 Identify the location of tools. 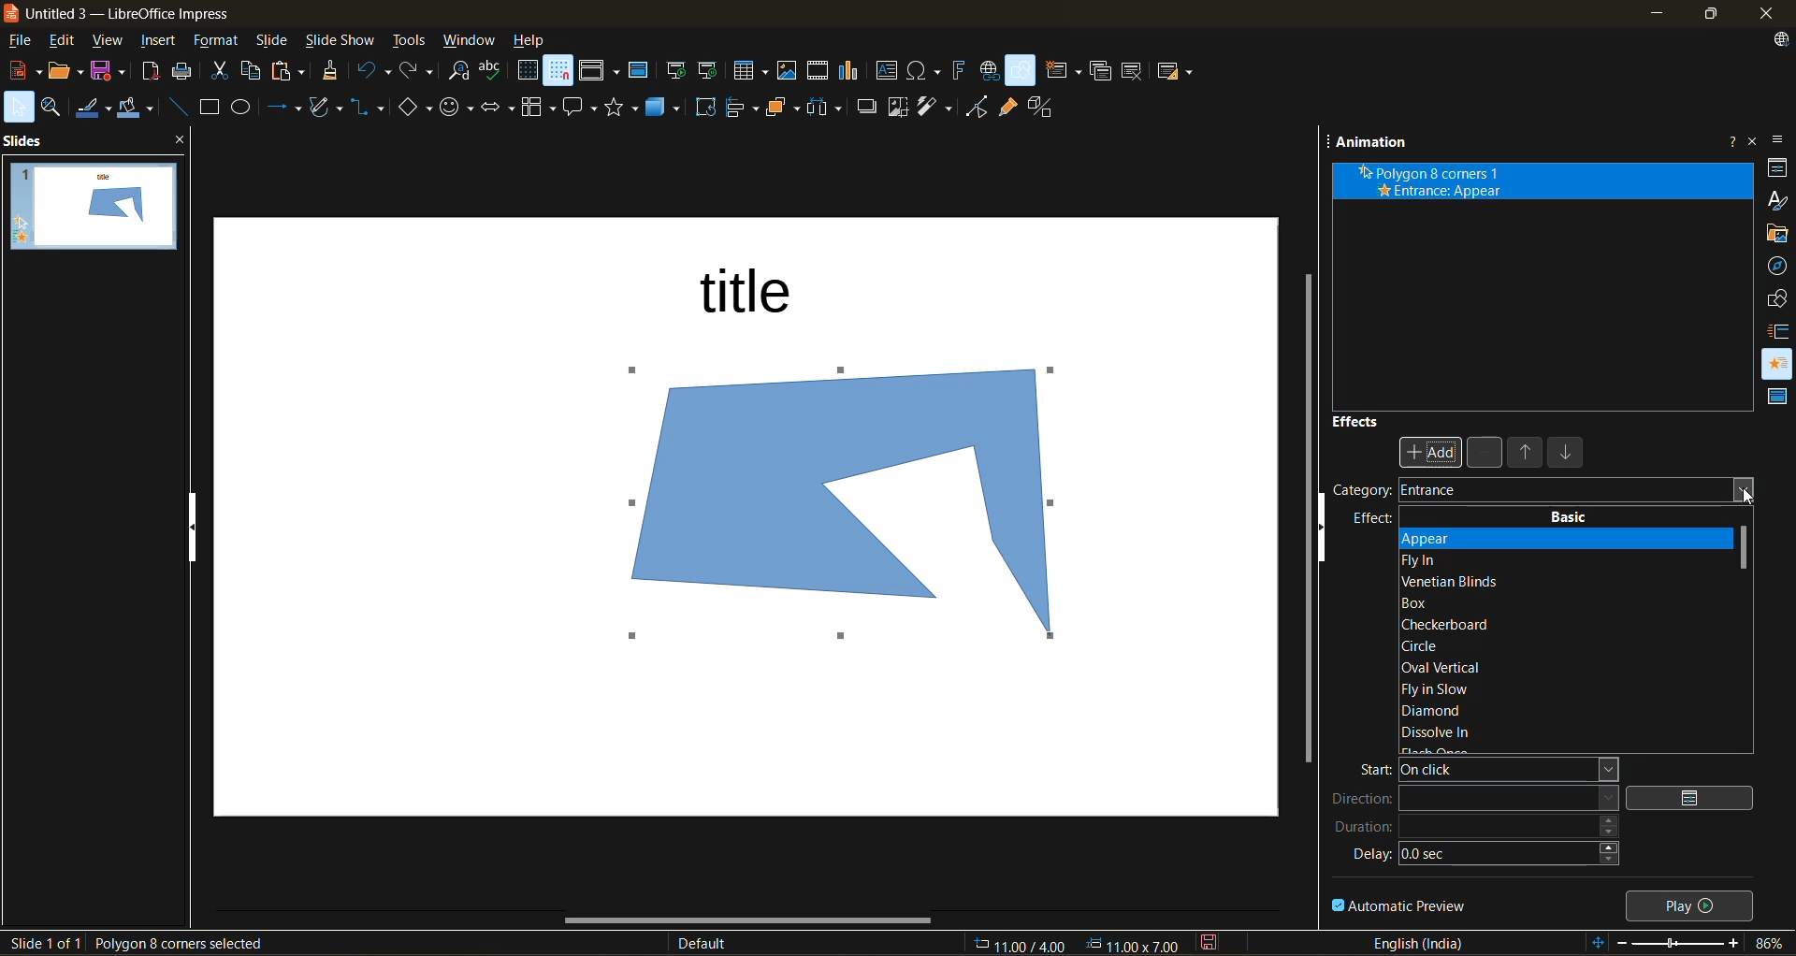
(415, 41).